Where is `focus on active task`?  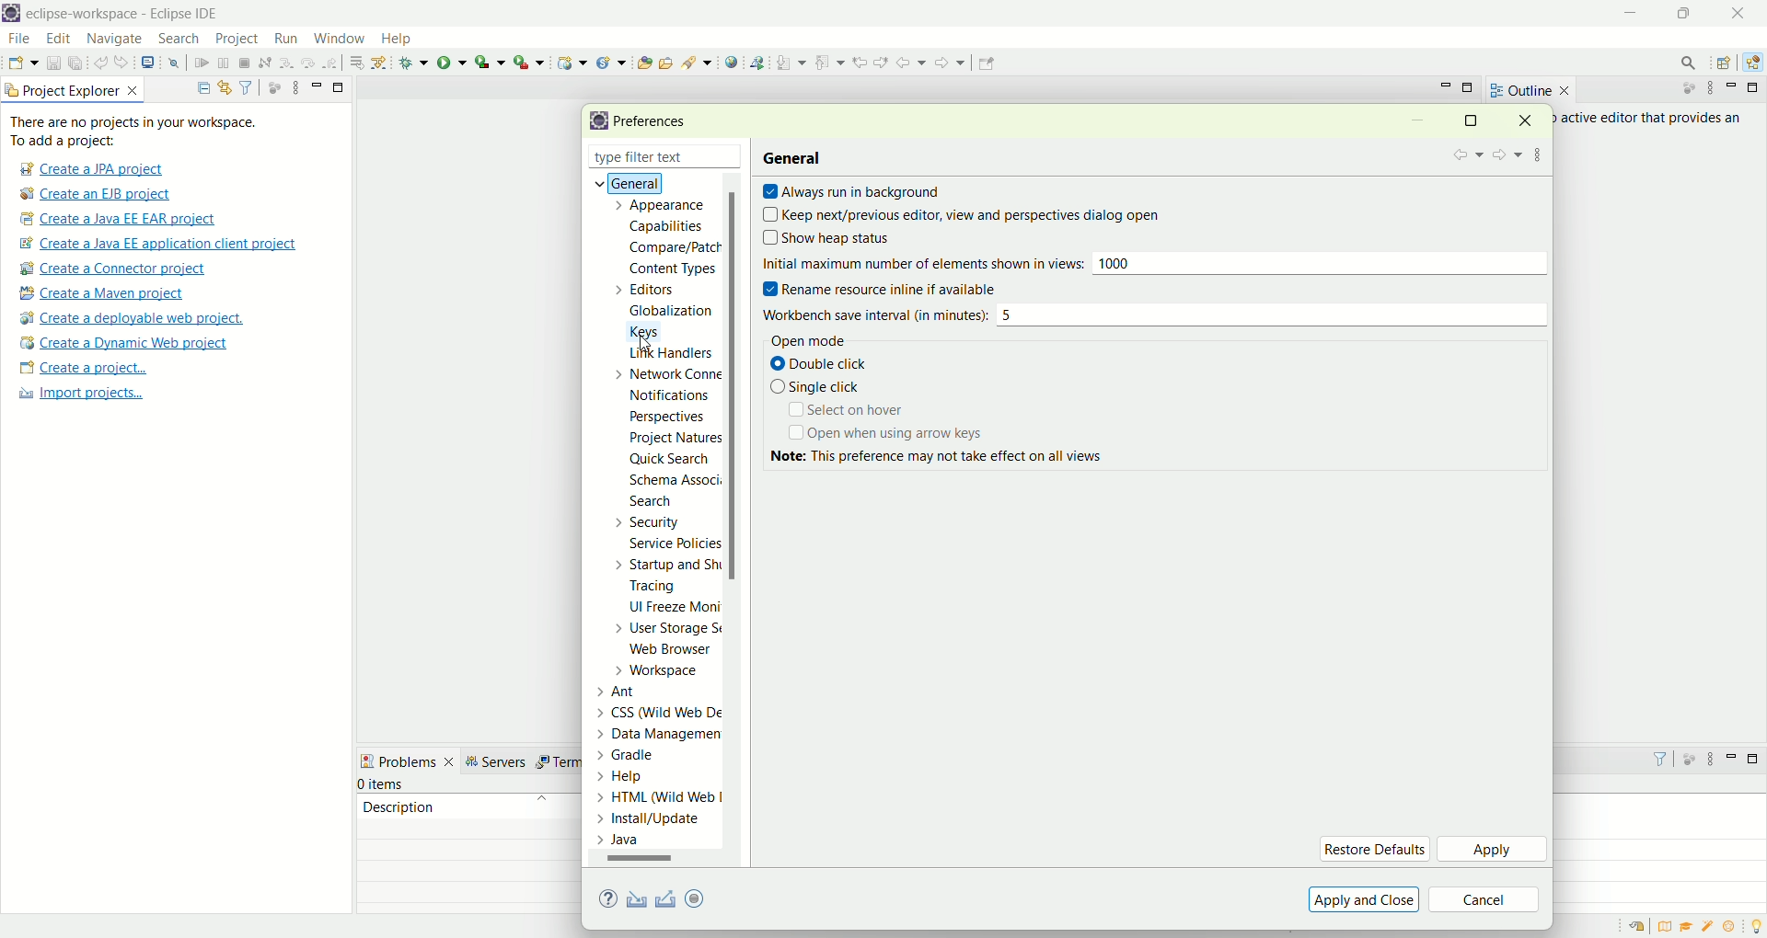
focus on active task is located at coordinates (1688, 758).